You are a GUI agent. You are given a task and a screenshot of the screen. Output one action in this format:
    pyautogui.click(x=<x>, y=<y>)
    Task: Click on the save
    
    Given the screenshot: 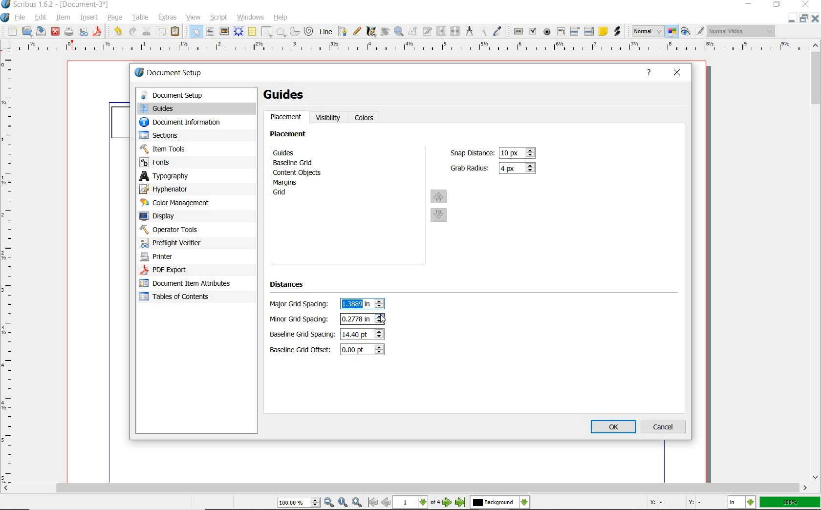 What is the action you would take?
    pyautogui.click(x=40, y=31)
    